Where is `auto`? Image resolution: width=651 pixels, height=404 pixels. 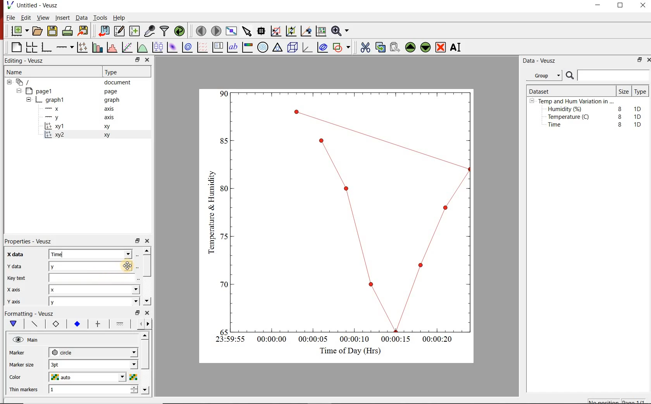 auto is located at coordinates (62, 377).